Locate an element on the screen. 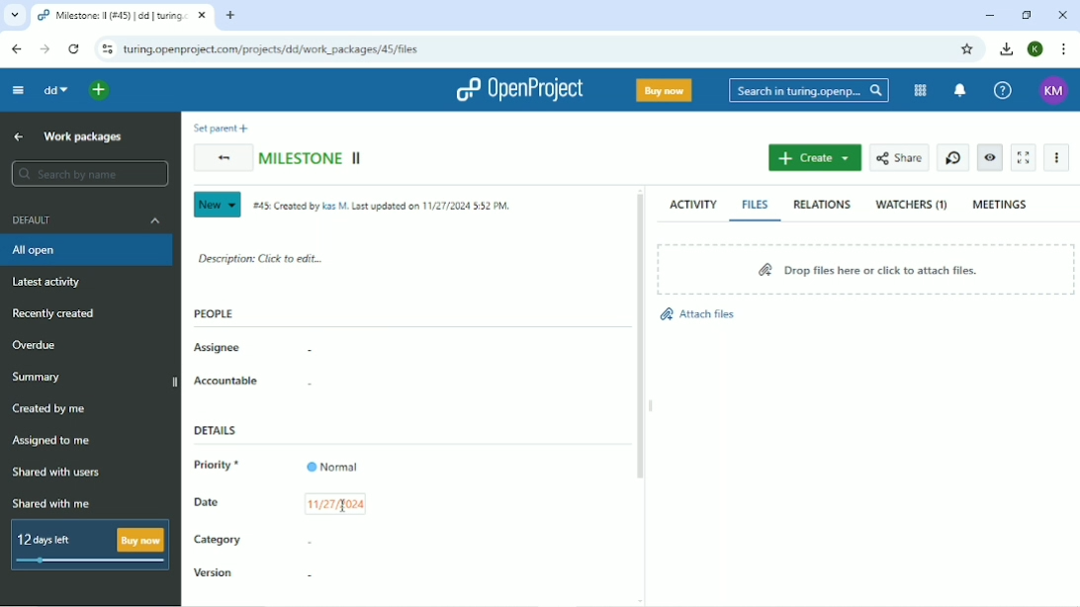  Close is located at coordinates (1063, 14).